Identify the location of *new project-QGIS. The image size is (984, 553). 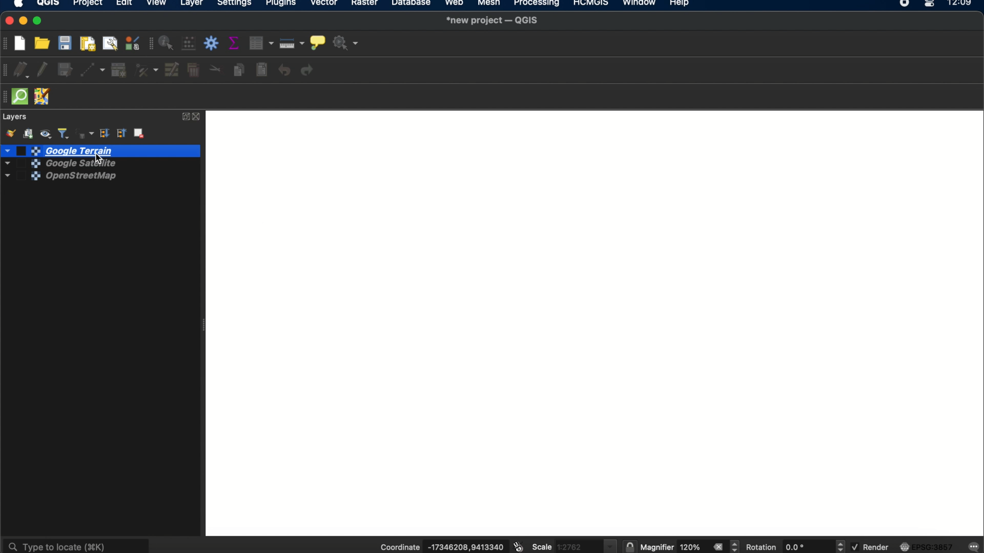
(493, 21).